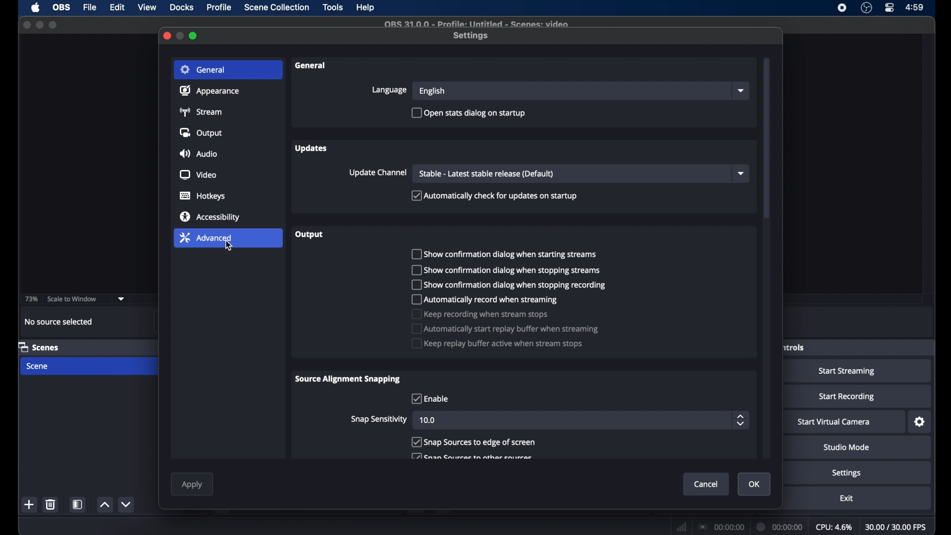 This screenshot has width=951, height=535. I want to click on OBS 31.0.0 - Profile: Untitled - Scenes: video, so click(478, 23).